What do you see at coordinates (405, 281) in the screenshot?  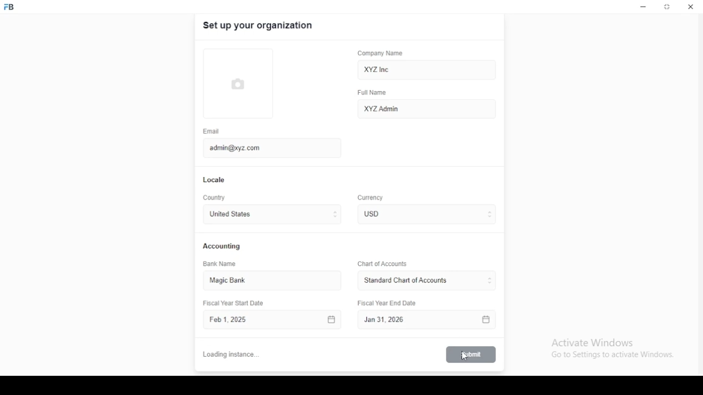 I see `L ‘Standard Chart of Accounts` at bounding box center [405, 281].